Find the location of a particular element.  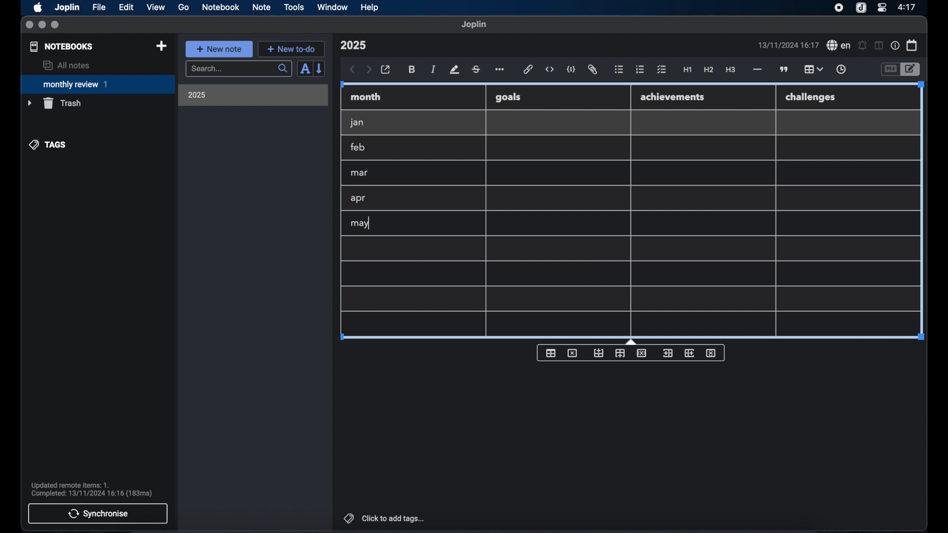

go is located at coordinates (184, 7).